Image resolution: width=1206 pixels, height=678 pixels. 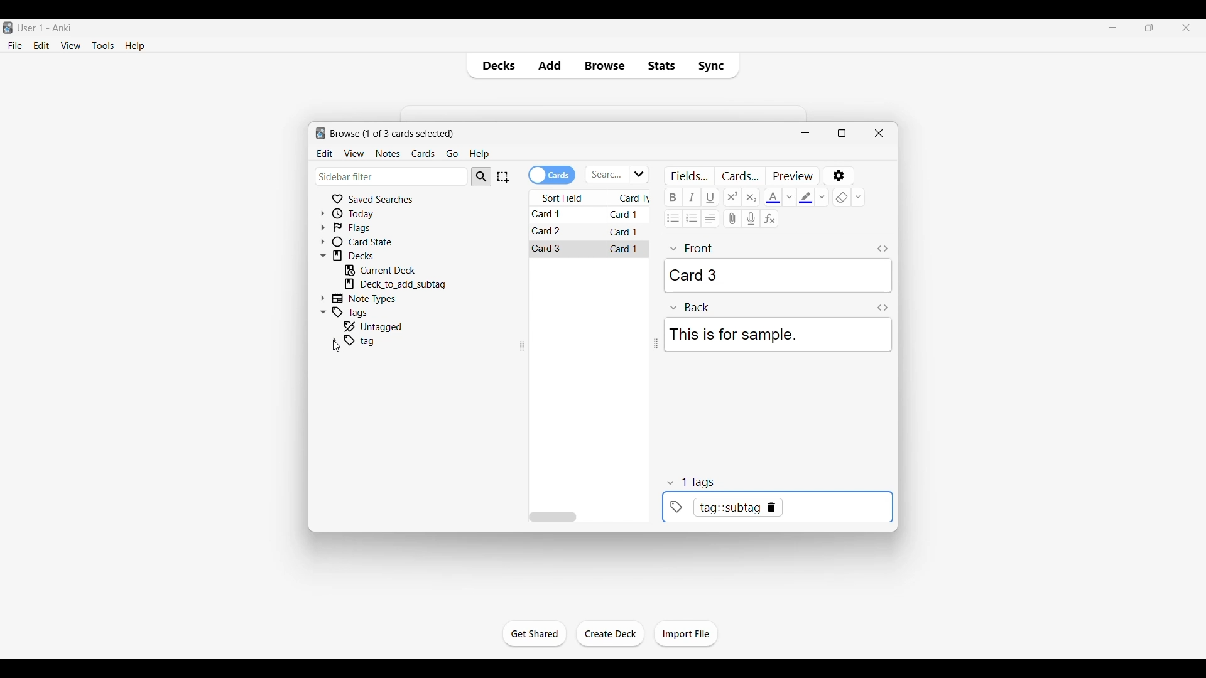 What do you see at coordinates (769, 218) in the screenshot?
I see `Equations` at bounding box center [769, 218].